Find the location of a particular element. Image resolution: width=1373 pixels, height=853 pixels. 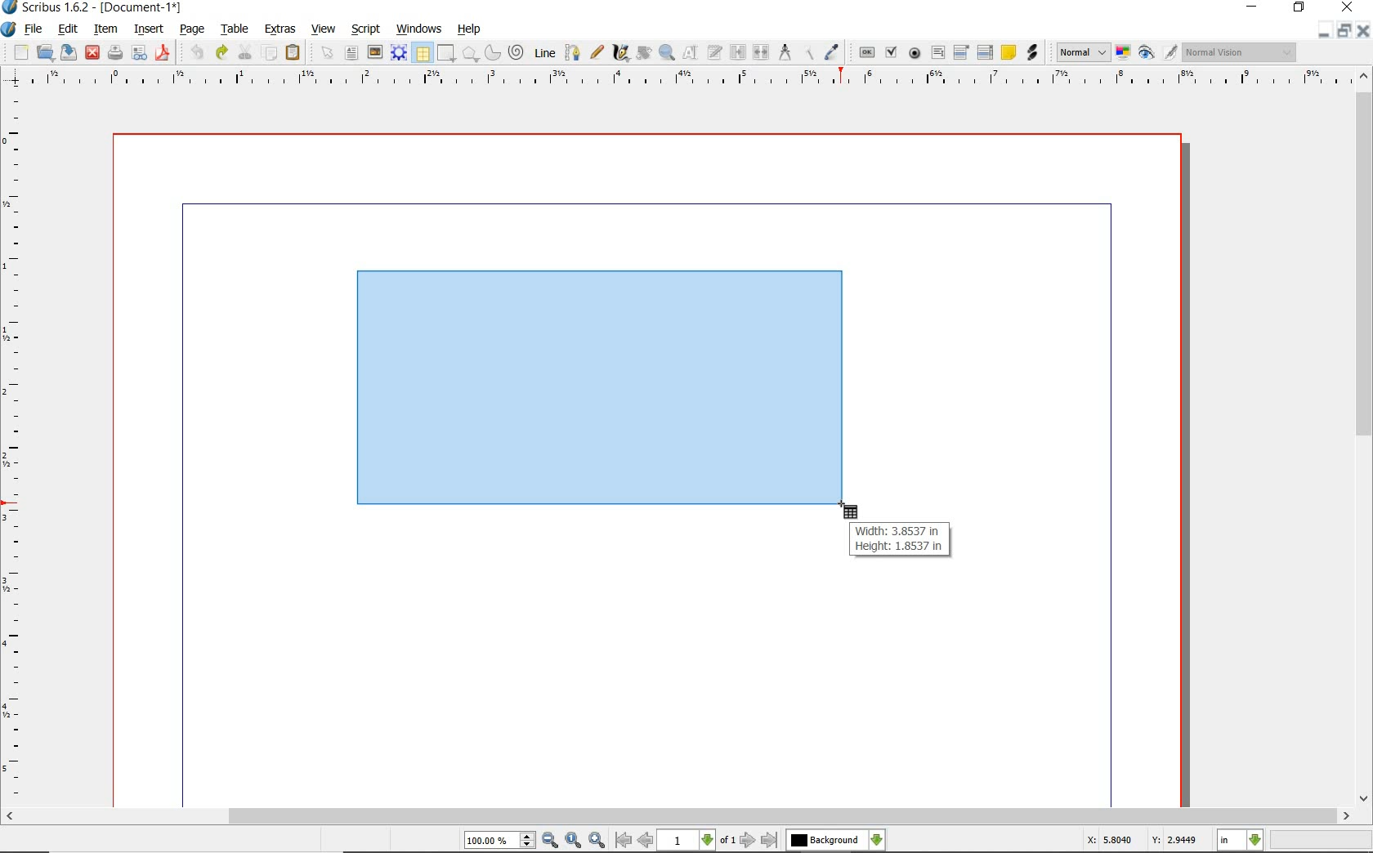

copy is located at coordinates (271, 54).